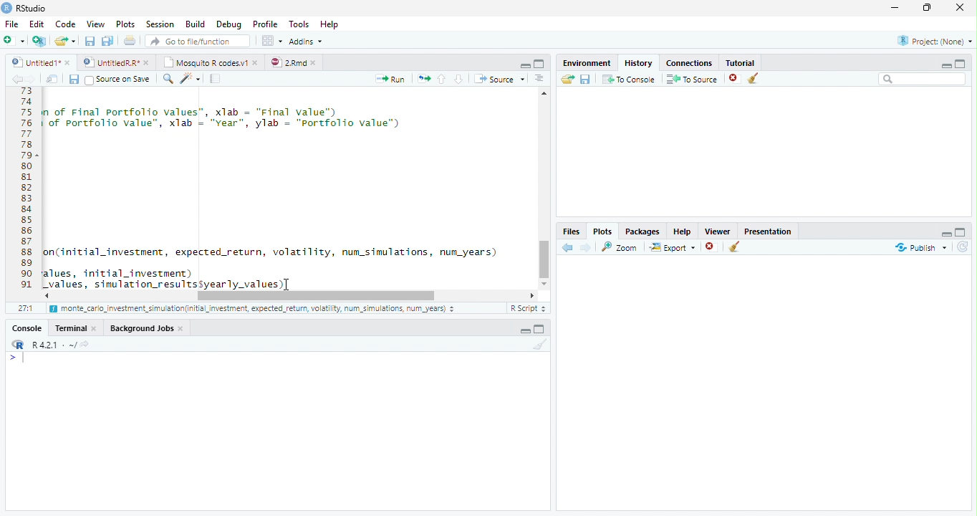  What do you see at coordinates (52, 79) in the screenshot?
I see `Open in new window` at bounding box center [52, 79].